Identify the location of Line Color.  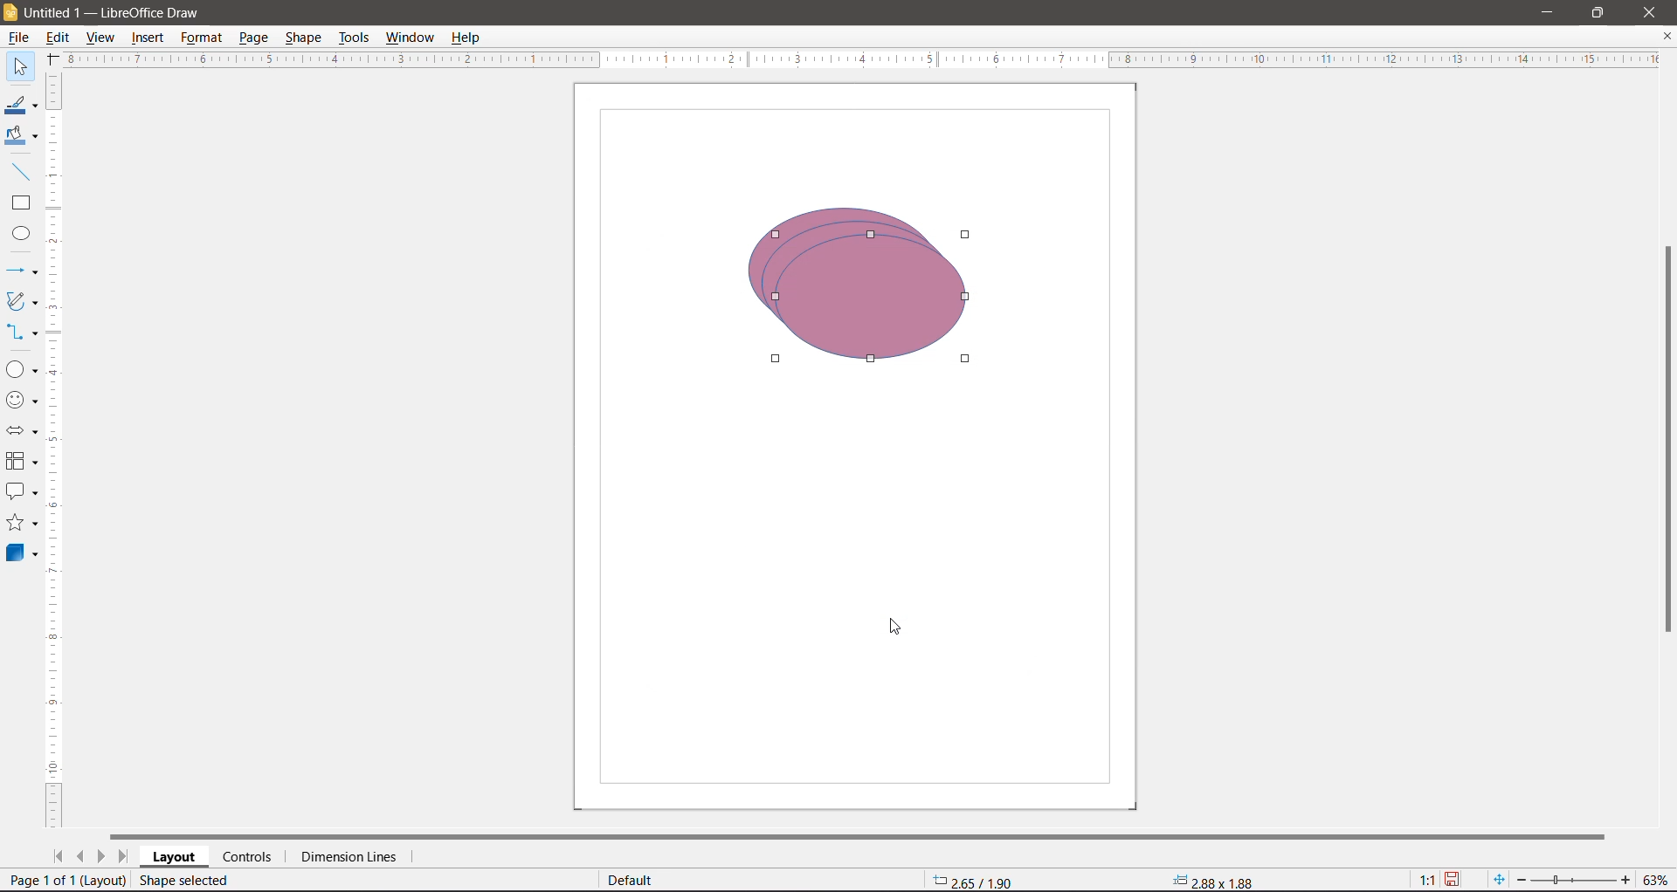
(22, 103).